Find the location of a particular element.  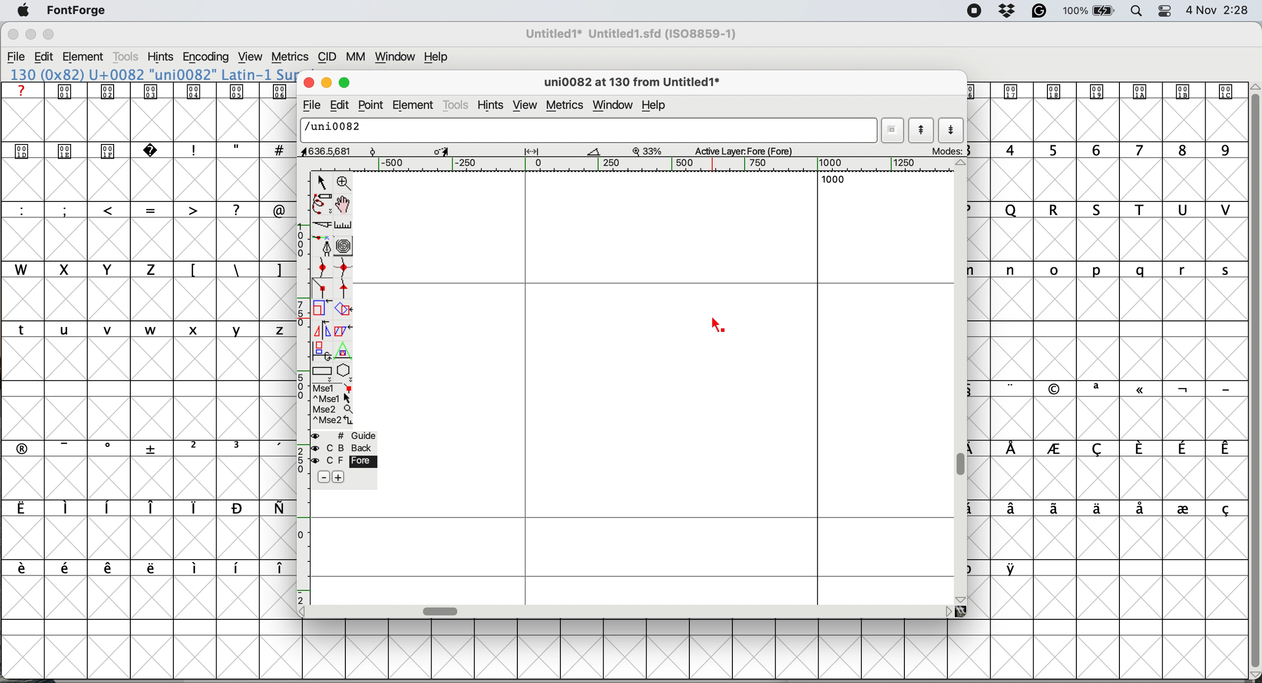

symbols is located at coordinates (151, 91).